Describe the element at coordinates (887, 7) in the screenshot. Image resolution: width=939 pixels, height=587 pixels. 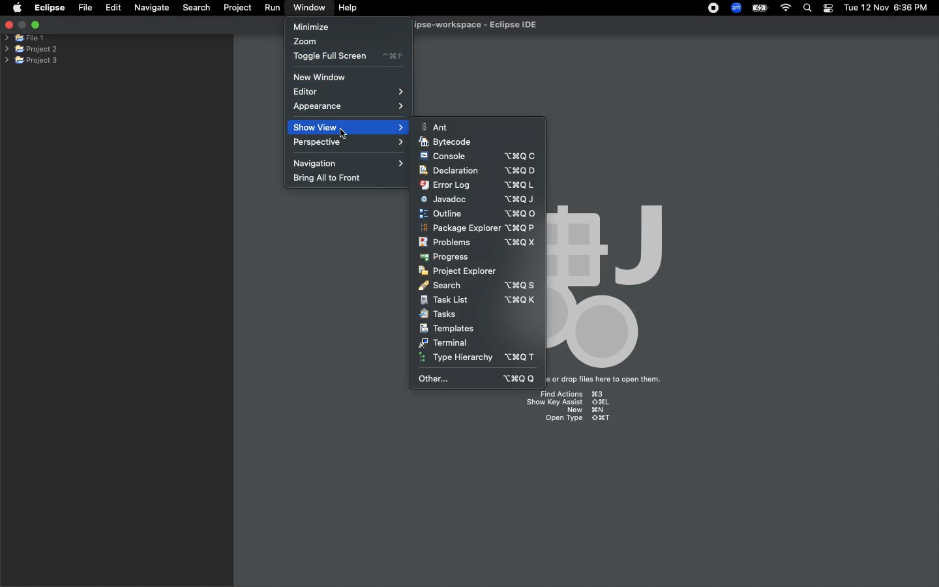
I see `Date/time` at that location.